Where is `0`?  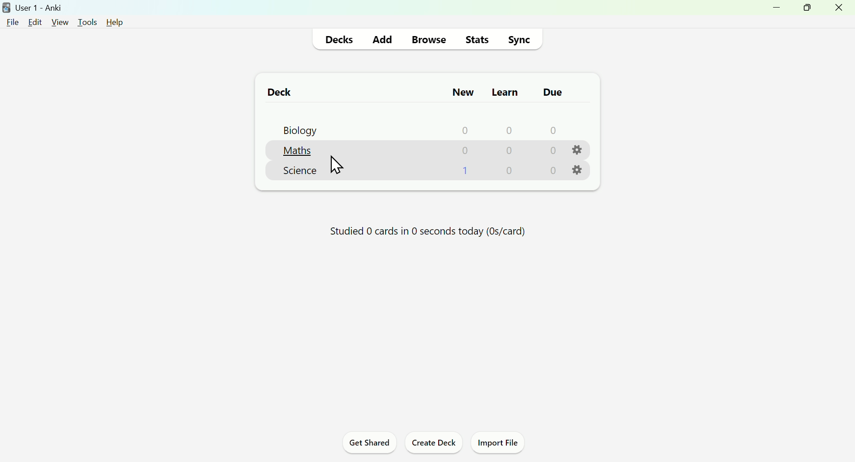
0 is located at coordinates (551, 151).